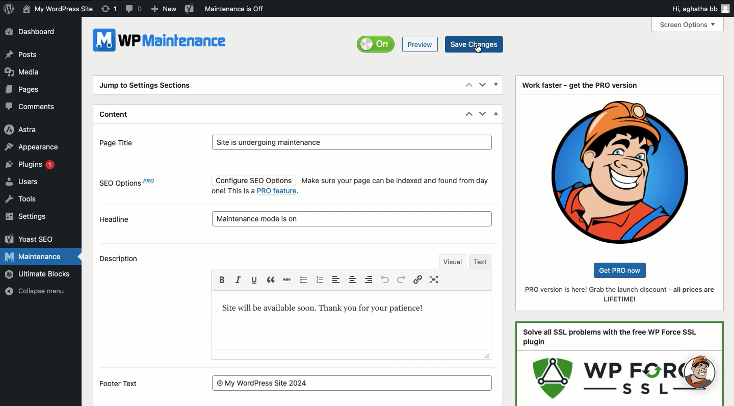  Describe the element at coordinates (29, 217) in the screenshot. I see `Settings` at that location.